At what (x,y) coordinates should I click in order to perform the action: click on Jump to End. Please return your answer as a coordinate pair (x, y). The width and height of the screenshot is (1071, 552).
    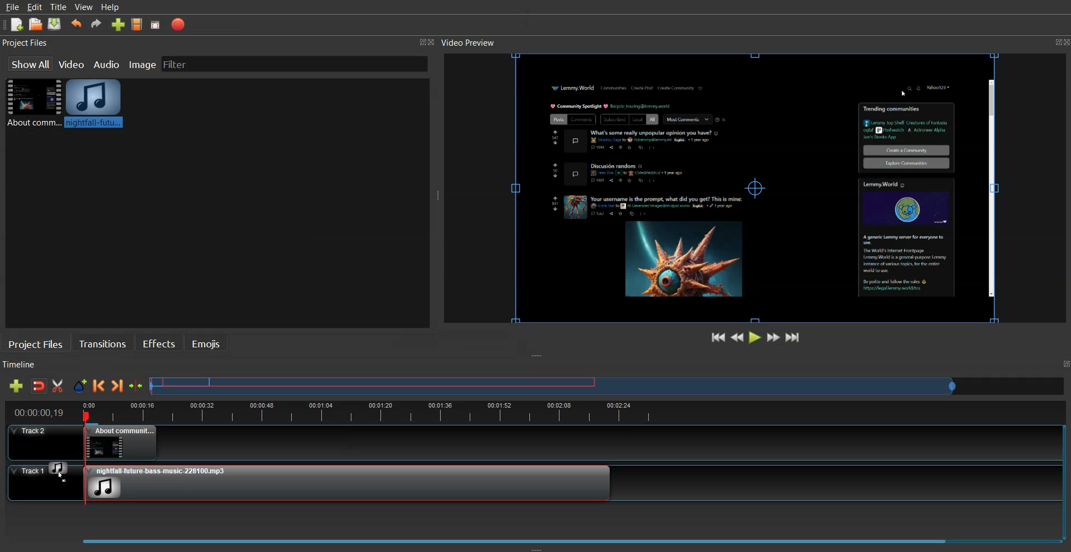
    Looking at the image, I should click on (793, 337).